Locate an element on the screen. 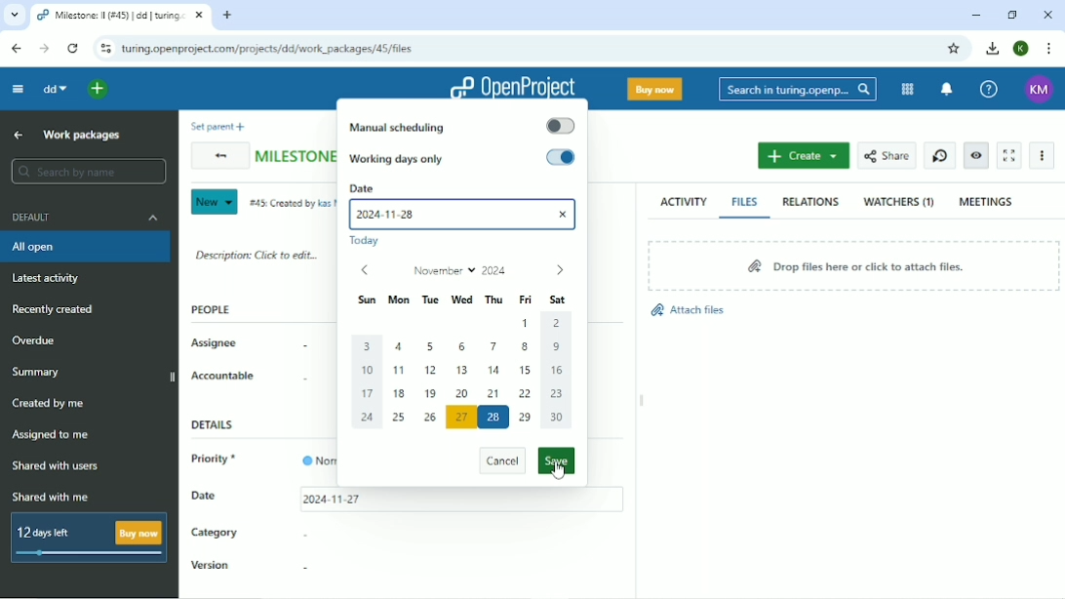 The image size is (1065, 599). Shared with me is located at coordinates (54, 497).